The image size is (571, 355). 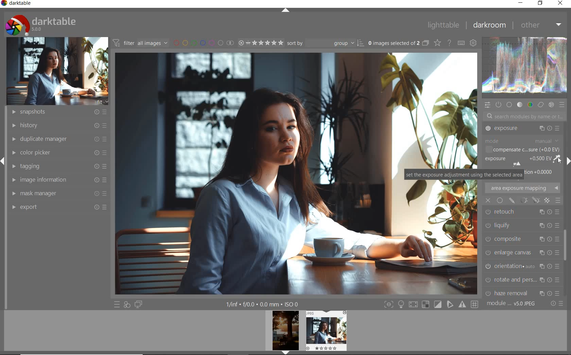 I want to click on FILTER BY IMAGE COLOR LABEL, so click(x=203, y=43).